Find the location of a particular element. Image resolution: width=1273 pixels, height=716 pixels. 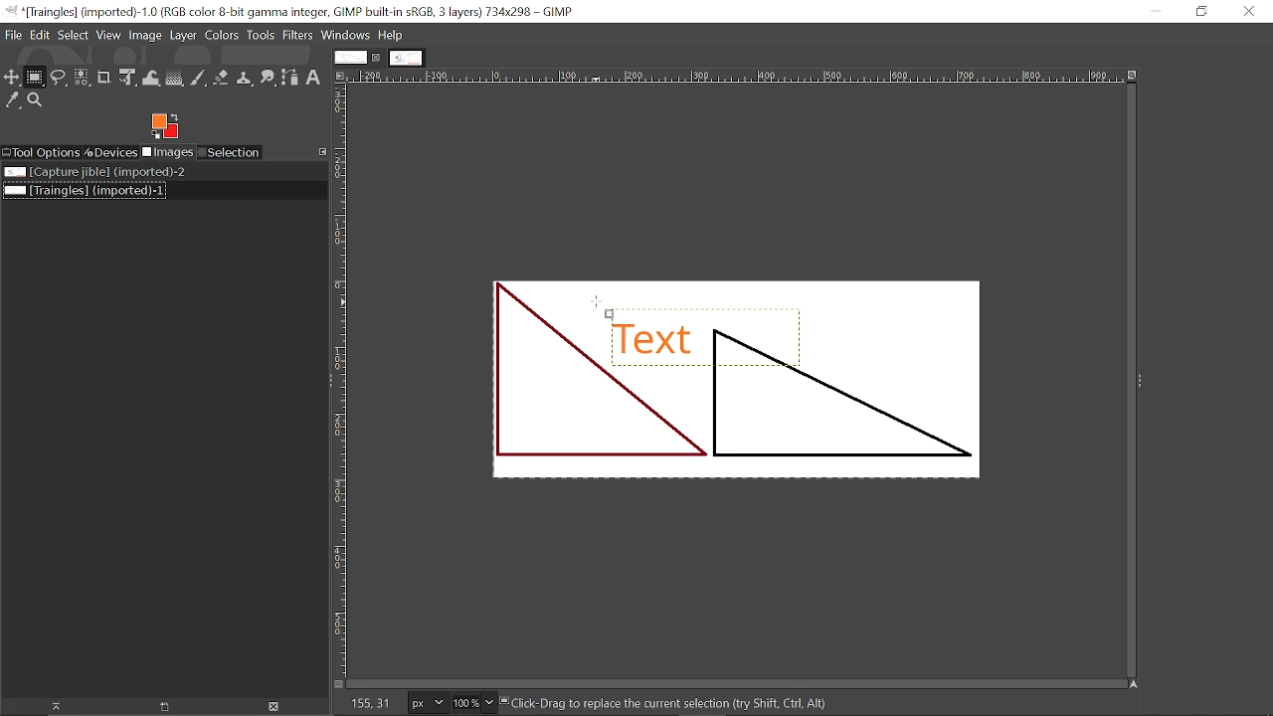

Paintbrush tool is located at coordinates (200, 79).